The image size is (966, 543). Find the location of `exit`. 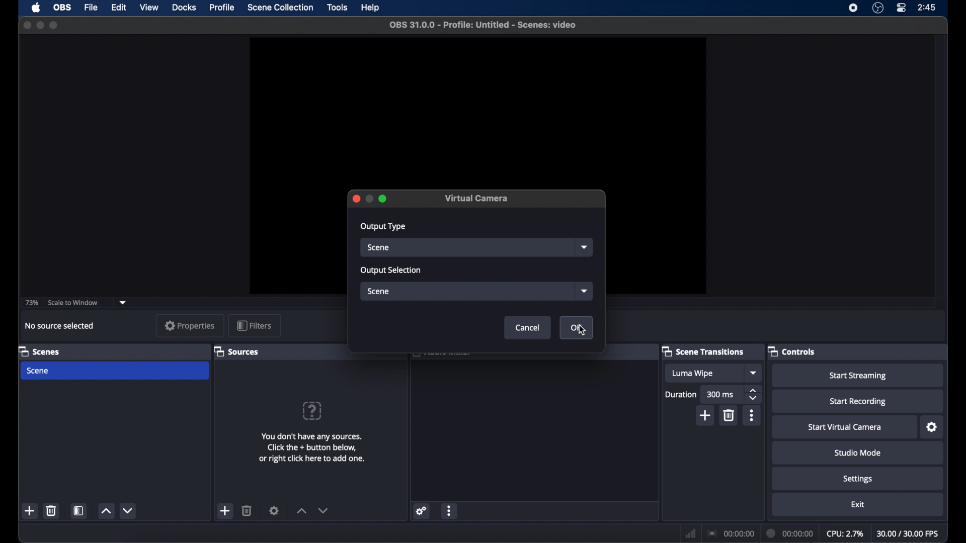

exit is located at coordinates (858, 505).